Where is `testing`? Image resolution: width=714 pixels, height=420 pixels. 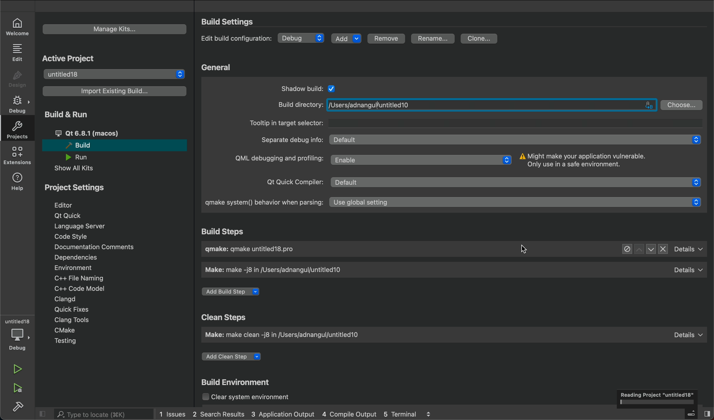
testing is located at coordinates (66, 341).